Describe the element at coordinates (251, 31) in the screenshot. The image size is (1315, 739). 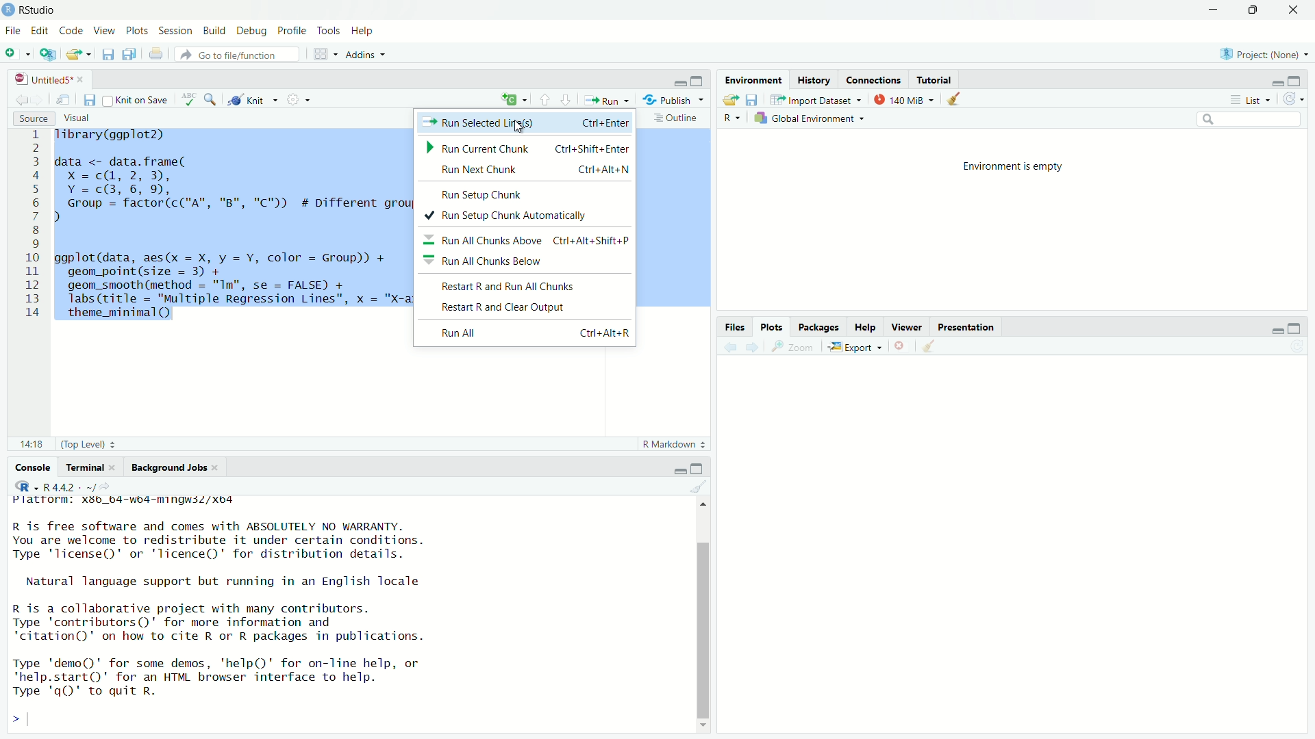
I see `Debug` at that location.